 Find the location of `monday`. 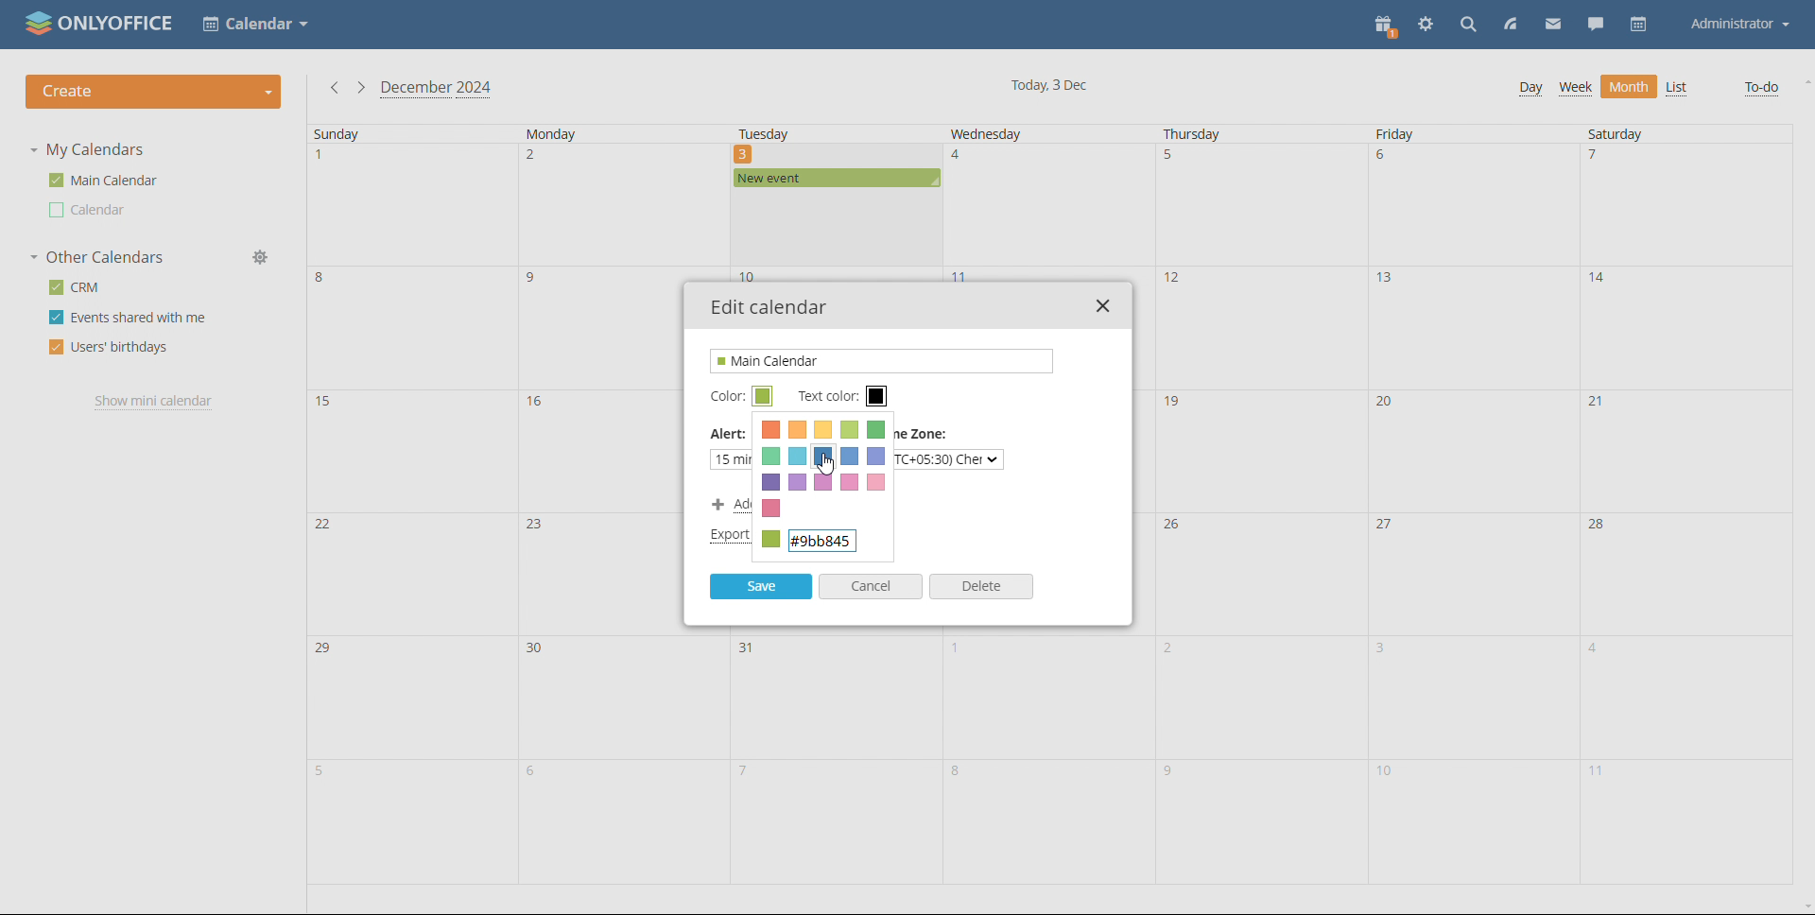

monday is located at coordinates (606, 133).